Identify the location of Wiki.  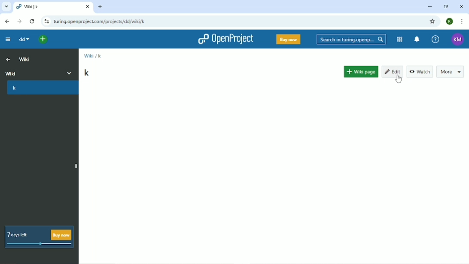
(25, 59).